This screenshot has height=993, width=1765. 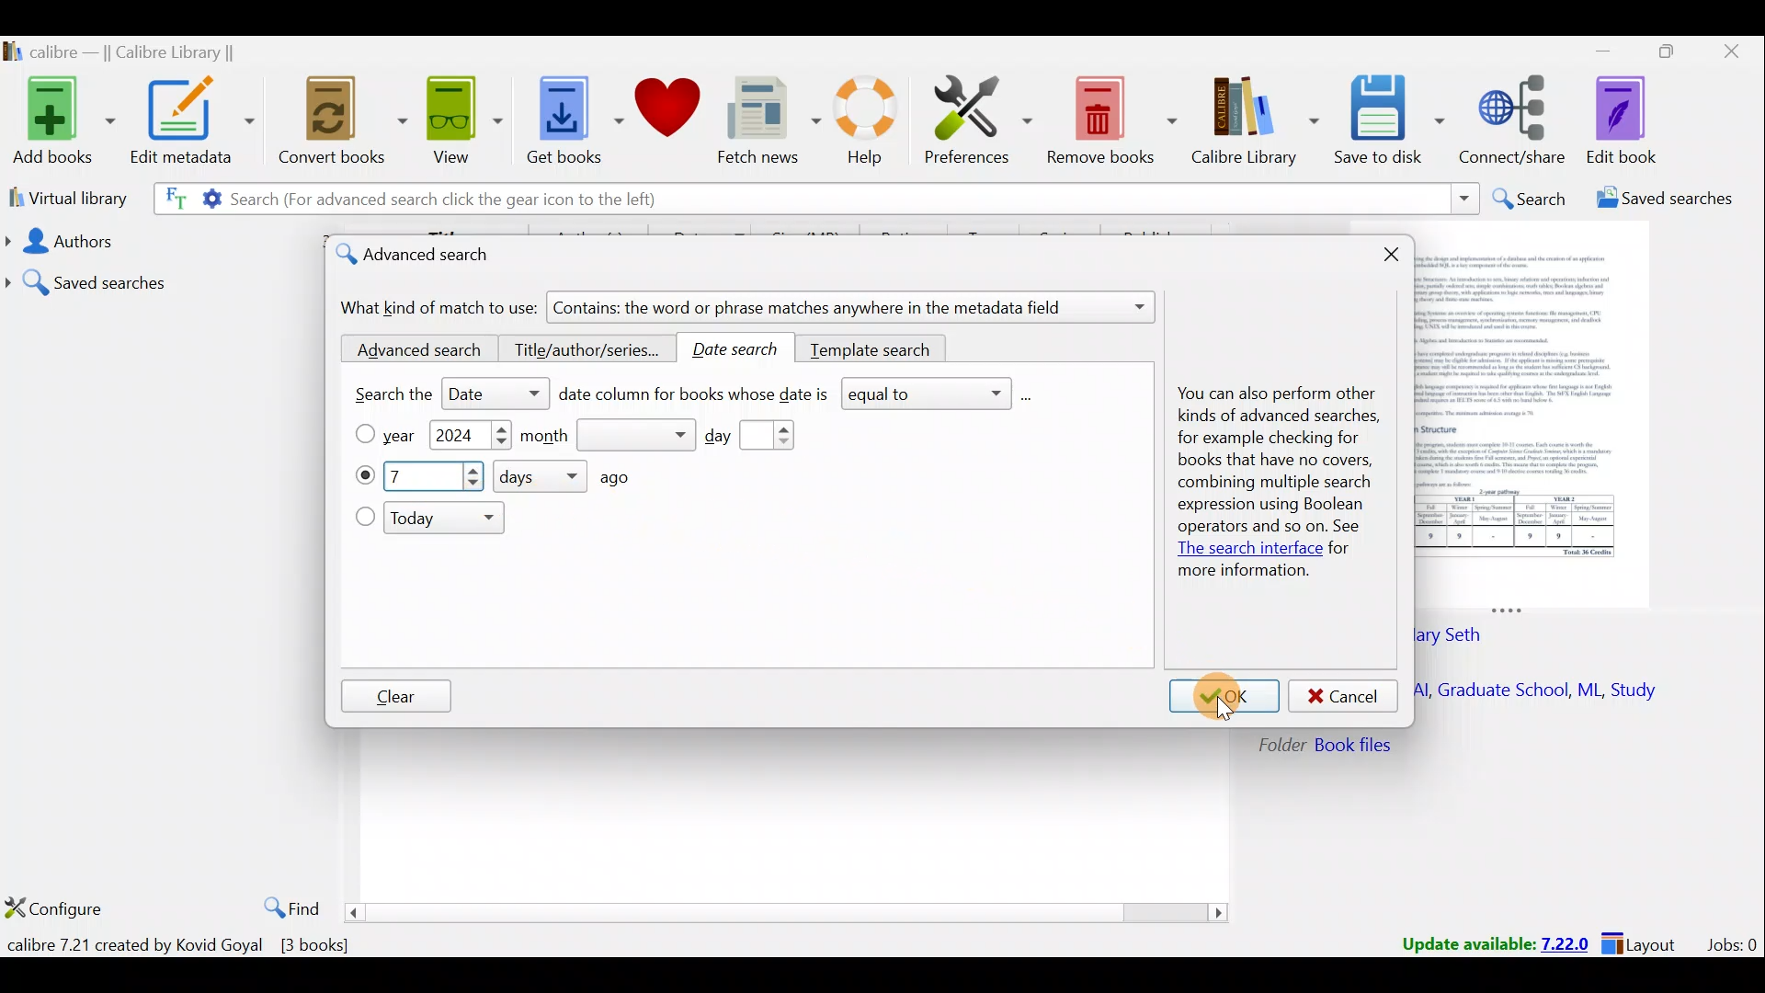 What do you see at coordinates (364, 434) in the screenshot?
I see `Year checkbox` at bounding box center [364, 434].